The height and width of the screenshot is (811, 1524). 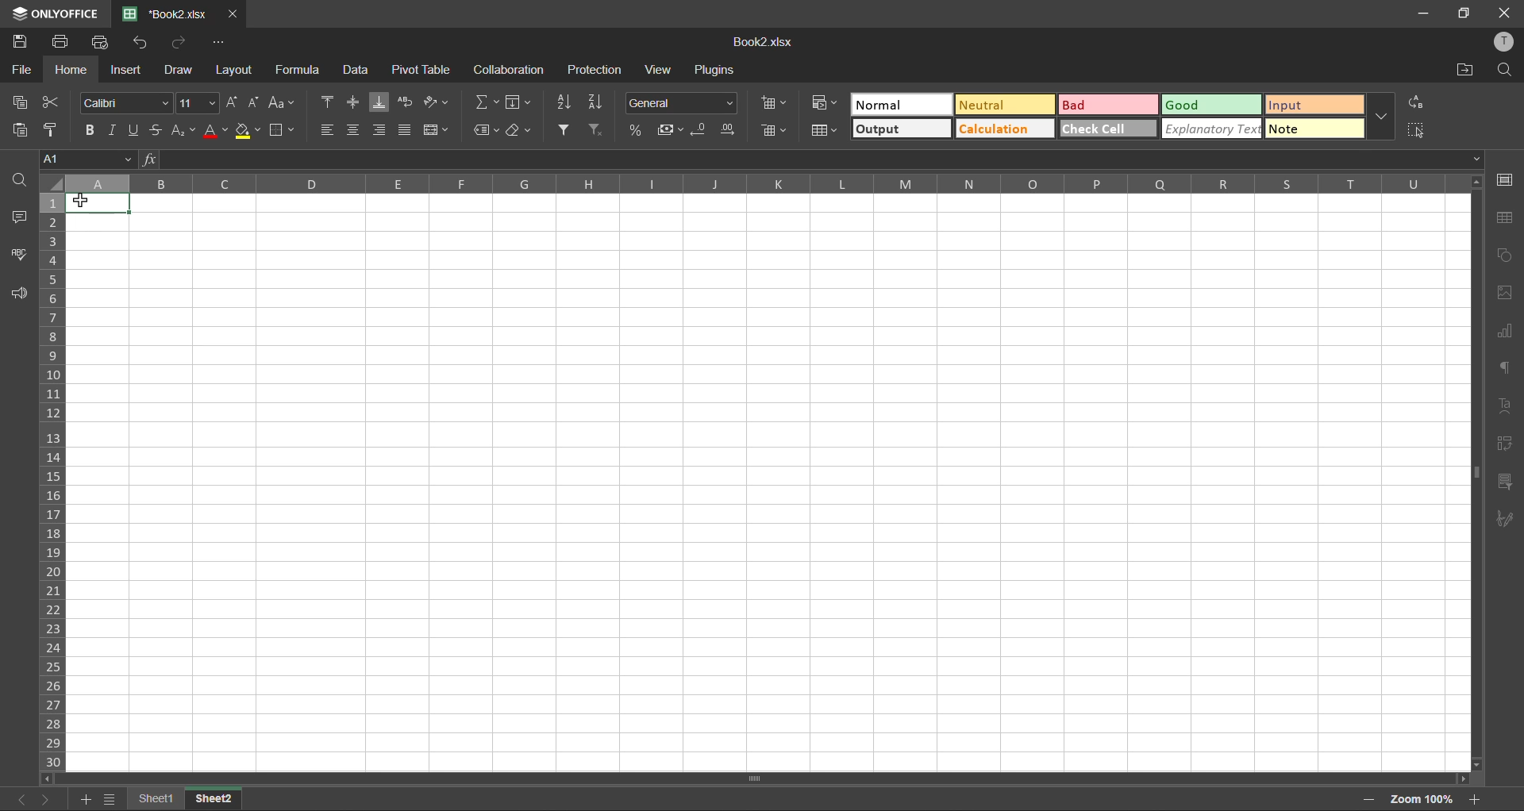 I want to click on add sheet, so click(x=84, y=801).